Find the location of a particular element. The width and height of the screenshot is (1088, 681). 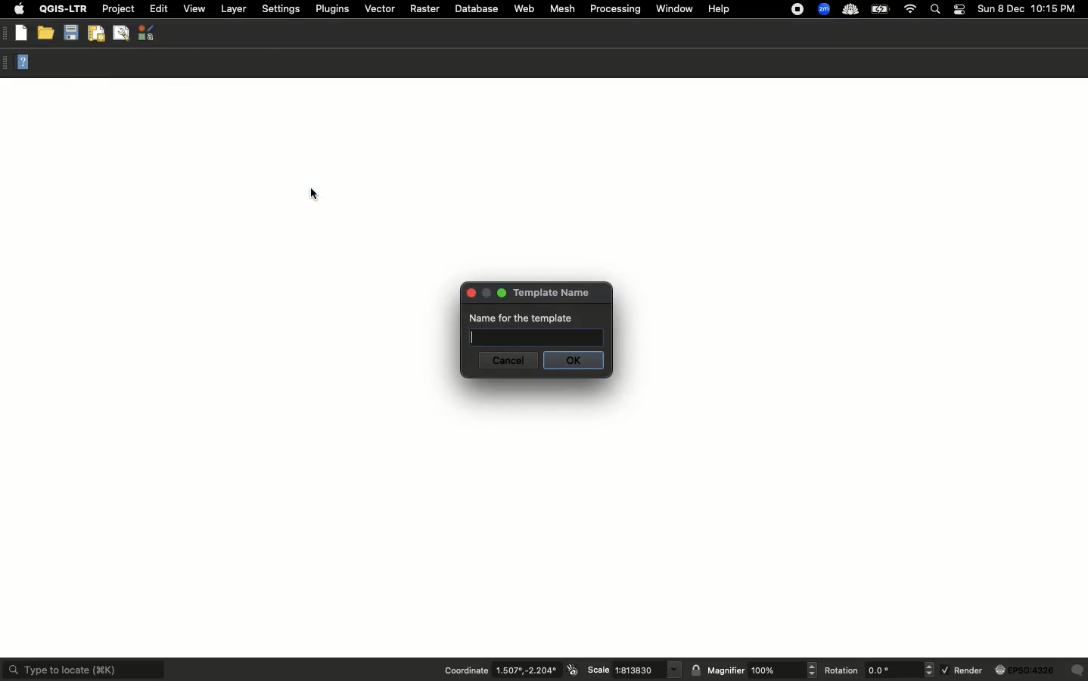

maximise is located at coordinates (500, 291).